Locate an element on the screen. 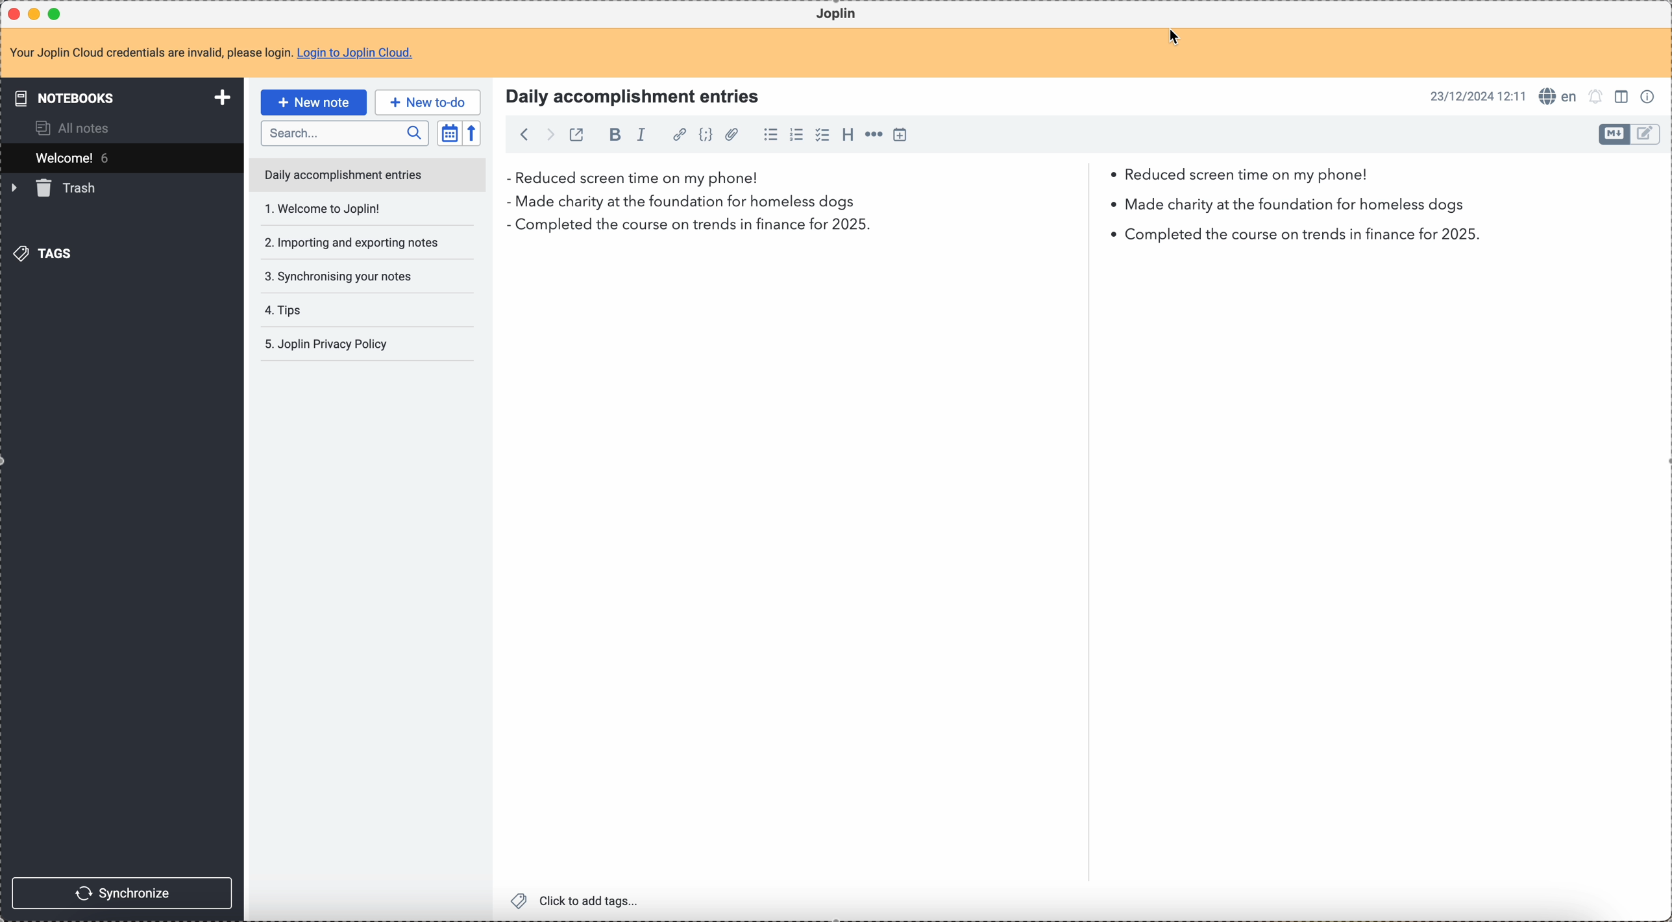  tips is located at coordinates (350, 278).